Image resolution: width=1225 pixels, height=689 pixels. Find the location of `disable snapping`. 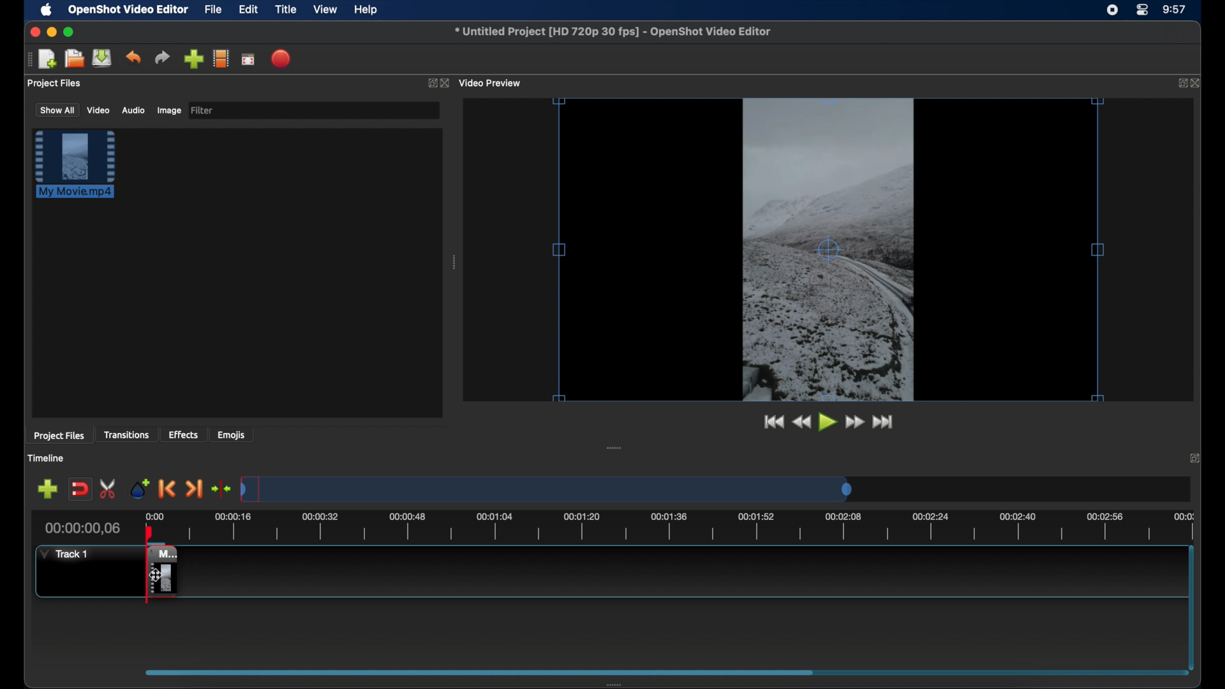

disable snapping is located at coordinates (80, 489).